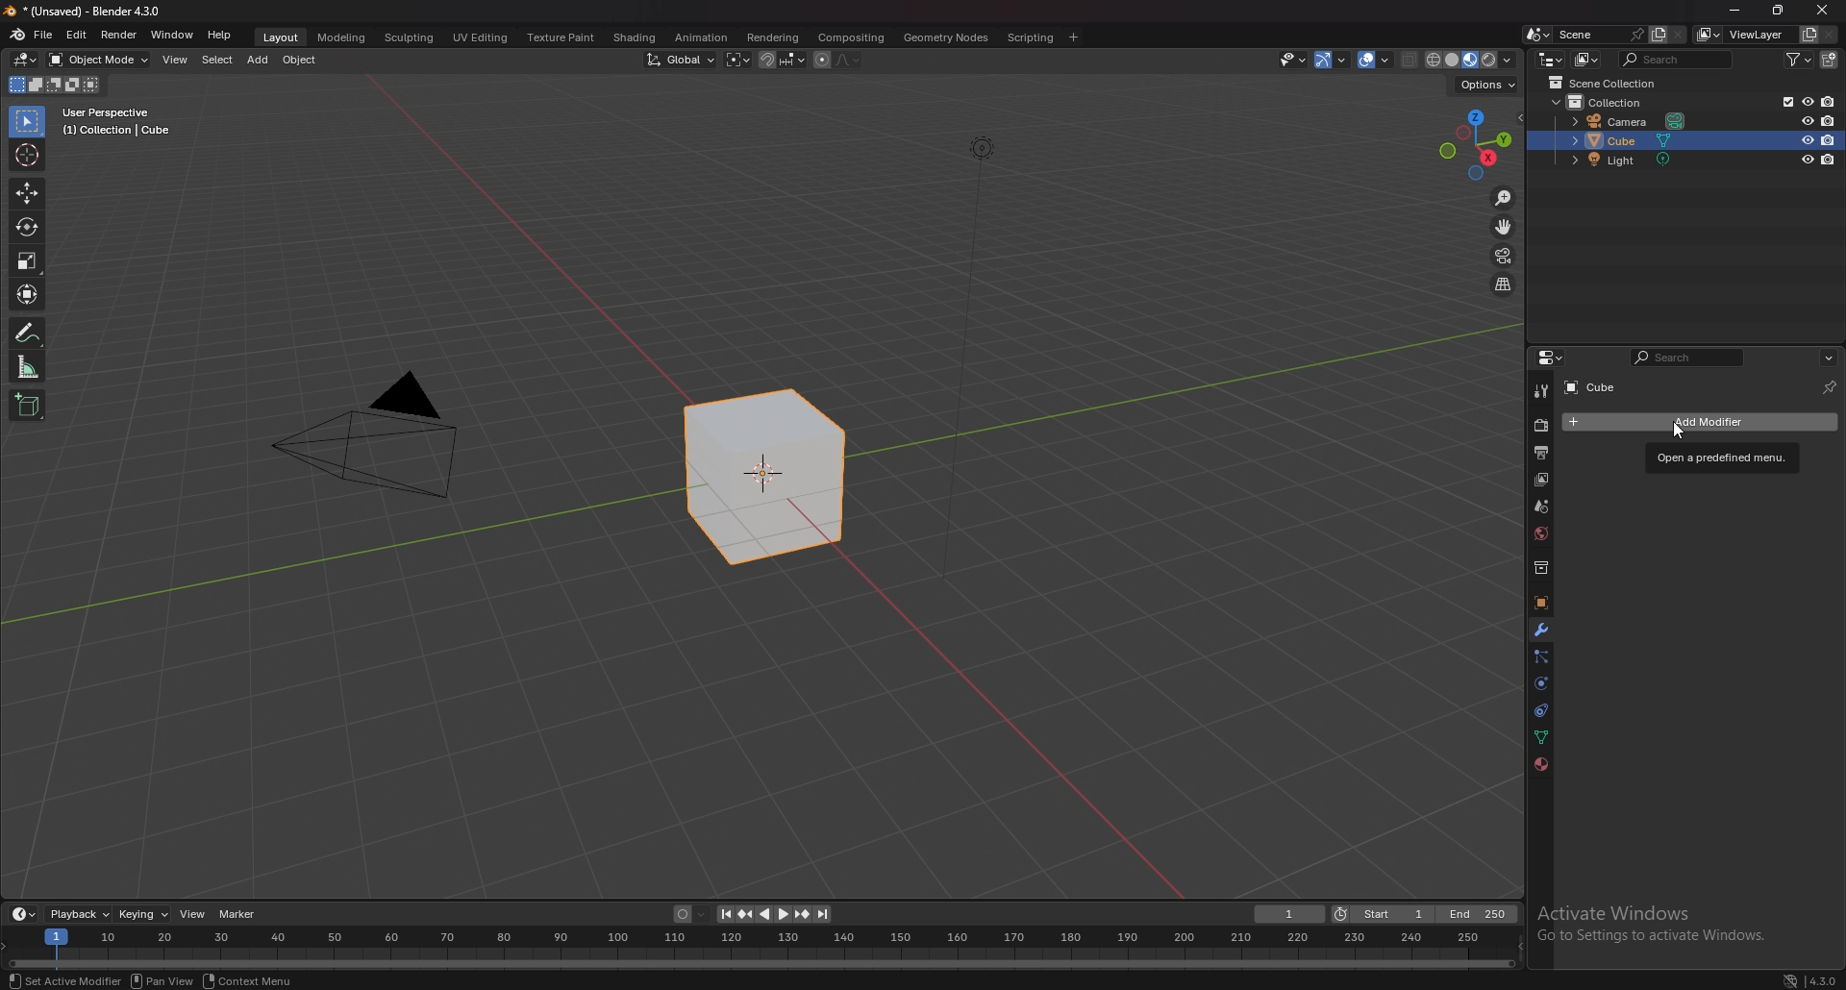 This screenshot has height=990, width=1846. I want to click on toggle xray, so click(1411, 60).